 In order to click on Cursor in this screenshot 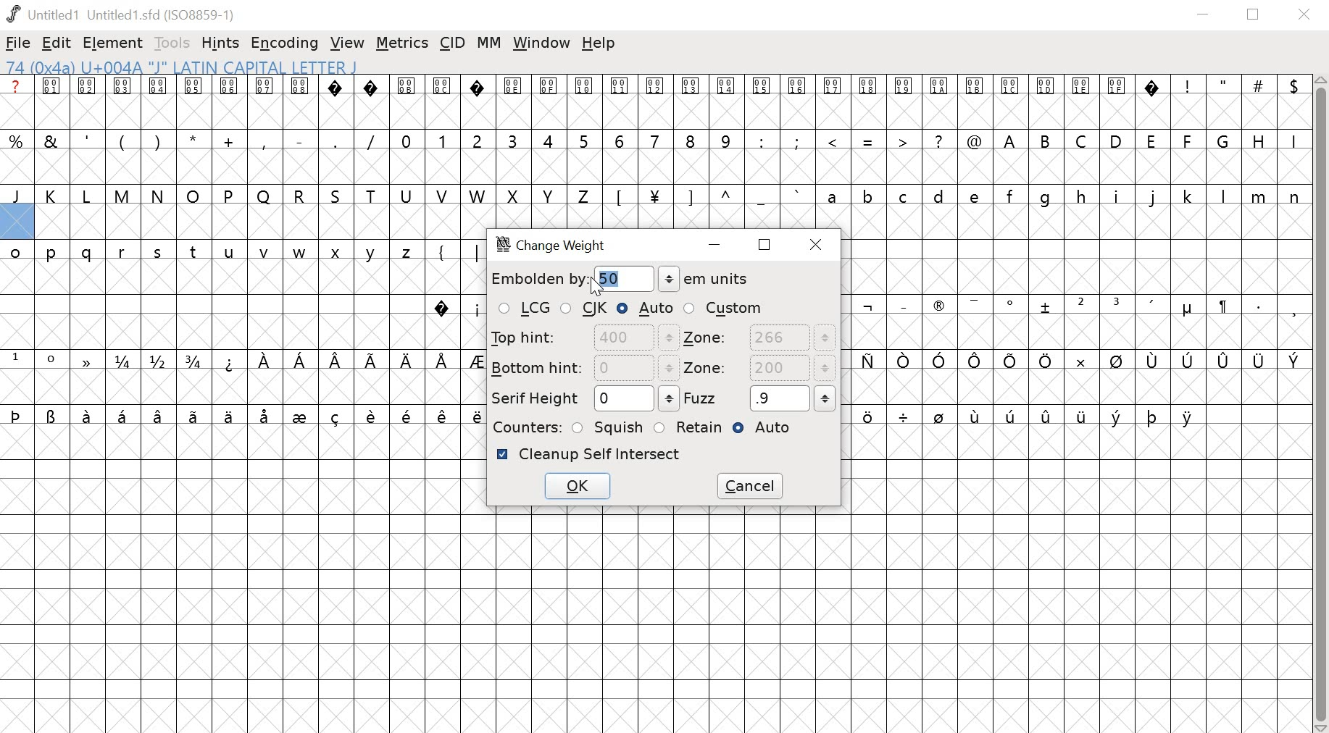, I will do `click(596, 286)`.